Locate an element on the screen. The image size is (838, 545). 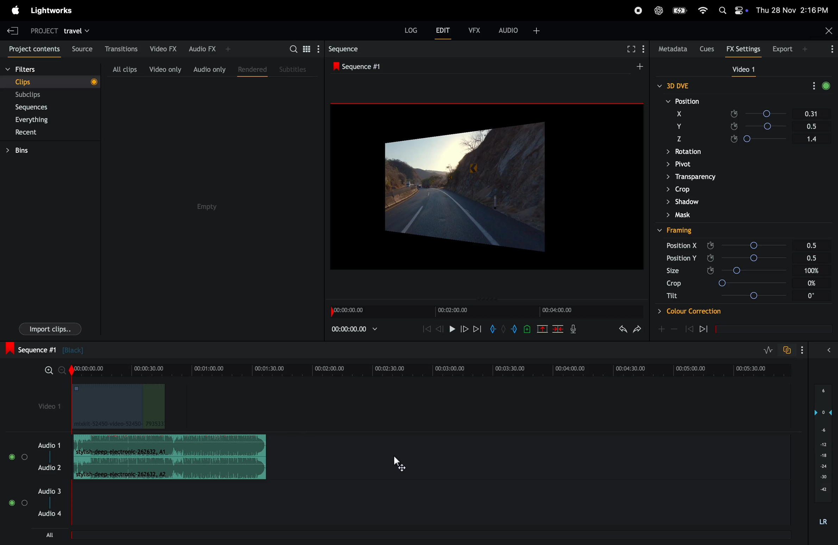
toggle auto track sync is located at coordinates (788, 349).